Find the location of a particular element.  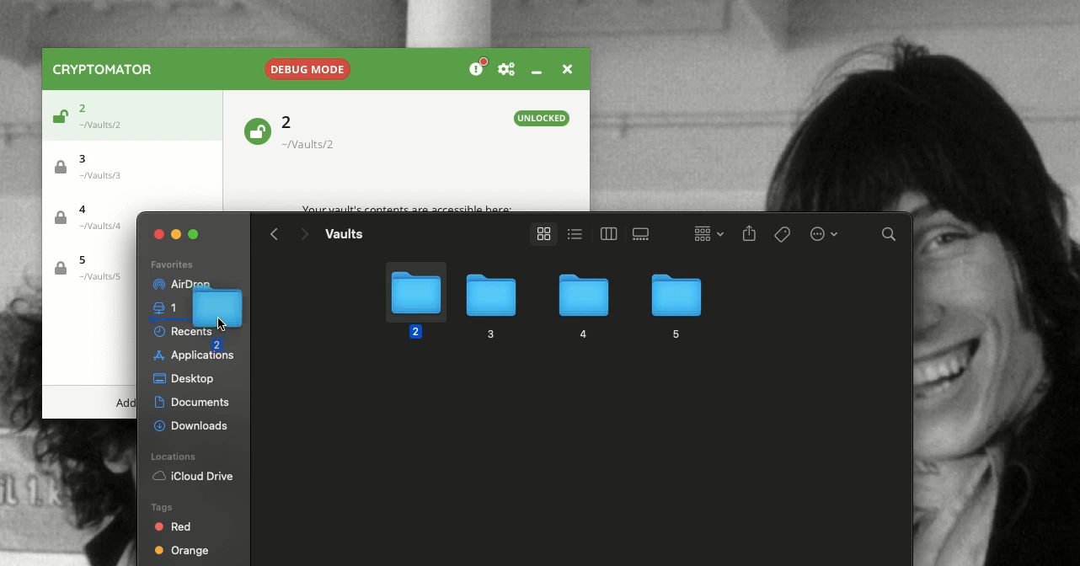

Debug mode is located at coordinates (305, 66).